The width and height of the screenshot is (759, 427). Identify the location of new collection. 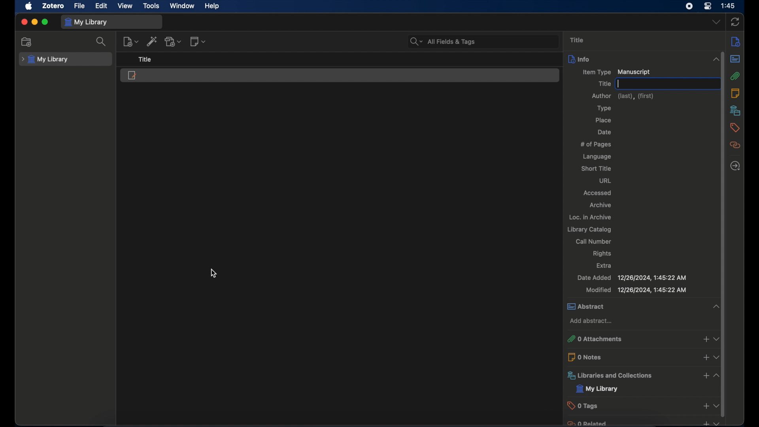
(28, 42).